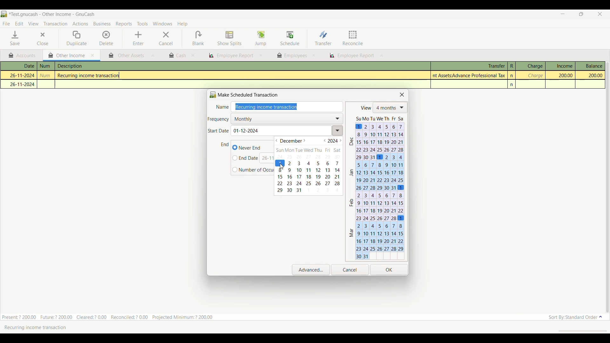 The image size is (610, 343). I want to click on Current year, so click(333, 141).